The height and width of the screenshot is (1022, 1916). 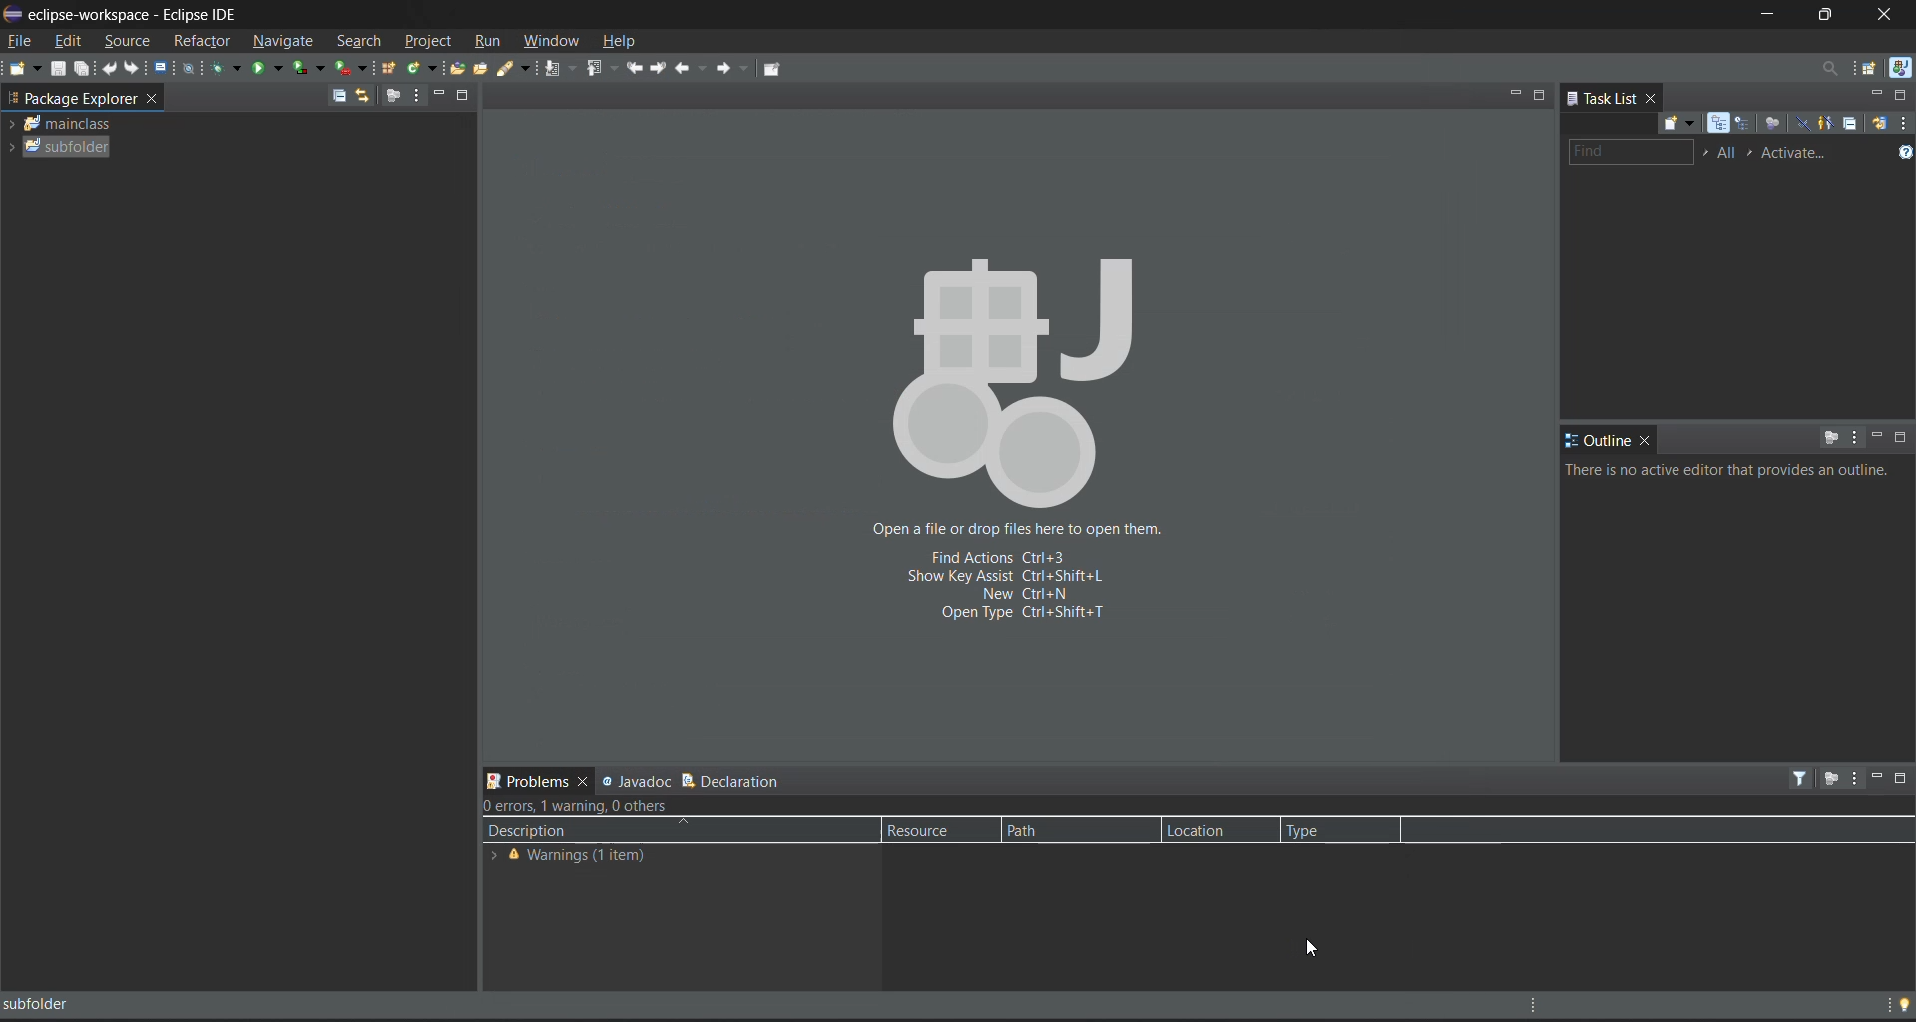 I want to click on view menu, so click(x=1854, y=779).